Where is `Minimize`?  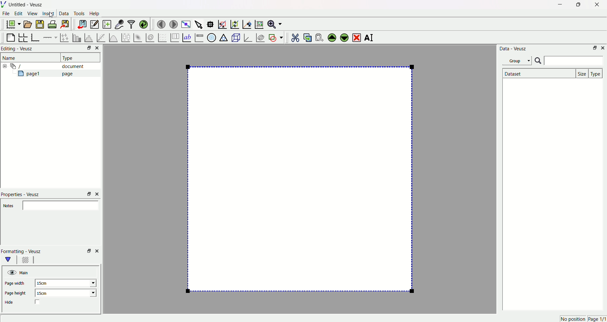
Minimize is located at coordinates (87, 48).